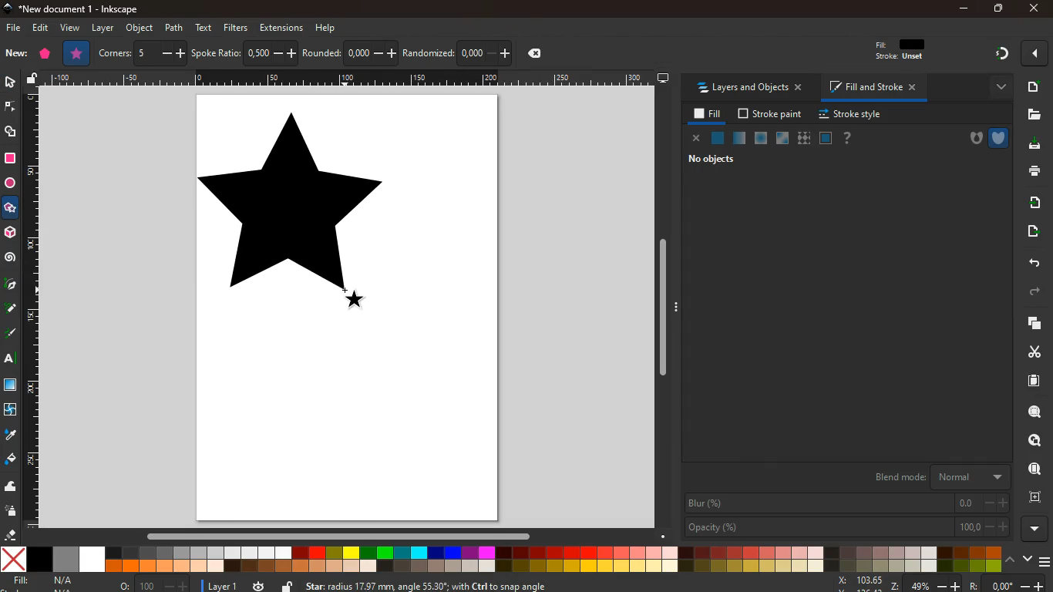  What do you see at coordinates (1000, 138) in the screenshot?
I see `shield` at bounding box center [1000, 138].